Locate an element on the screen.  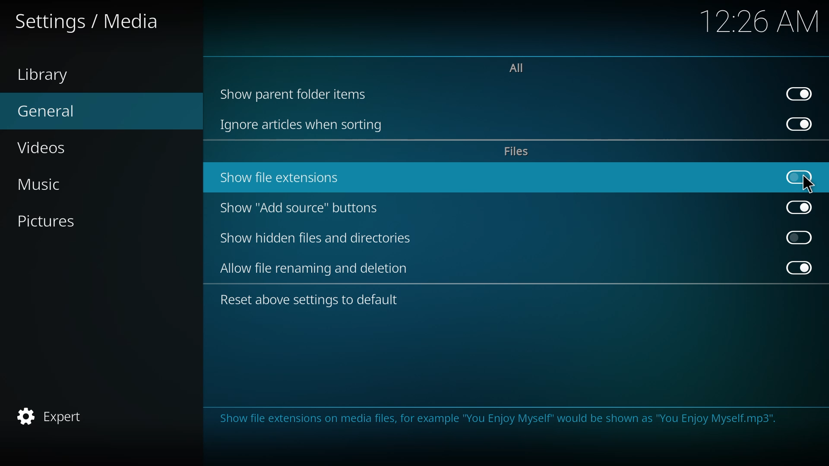
info is located at coordinates (496, 420).